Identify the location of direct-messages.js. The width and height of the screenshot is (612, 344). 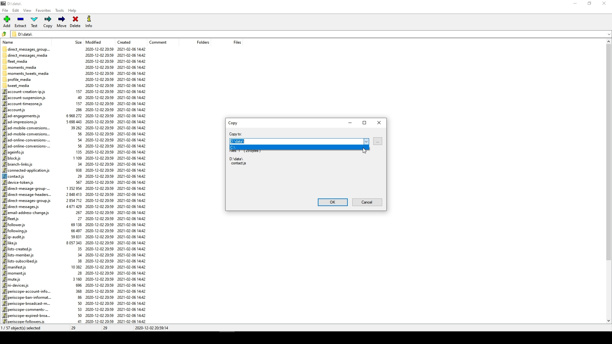
(22, 207).